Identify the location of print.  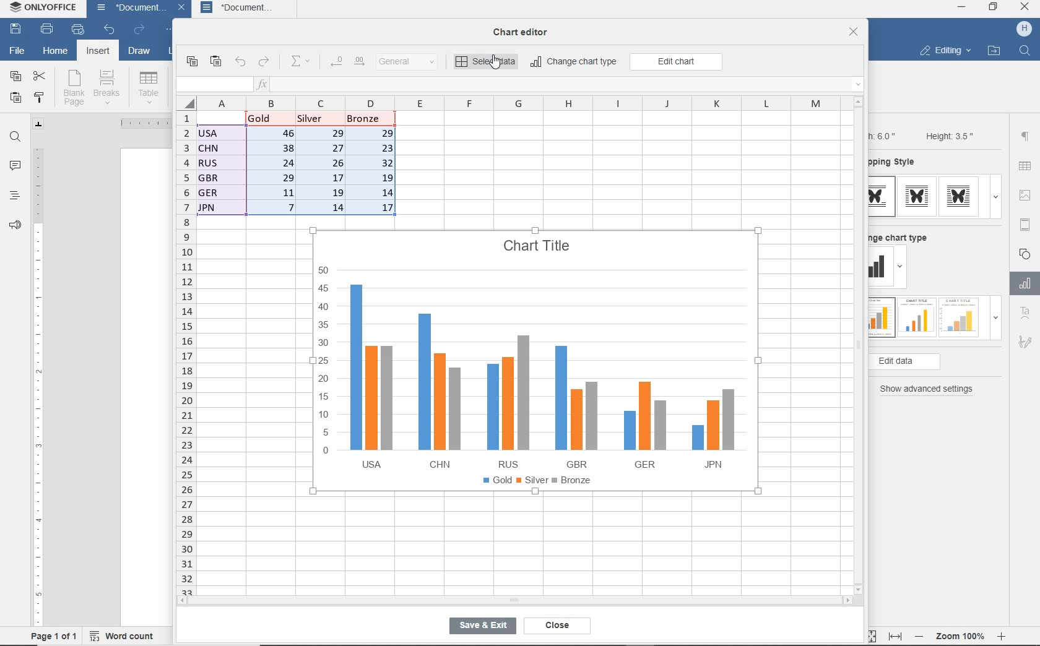
(46, 30).